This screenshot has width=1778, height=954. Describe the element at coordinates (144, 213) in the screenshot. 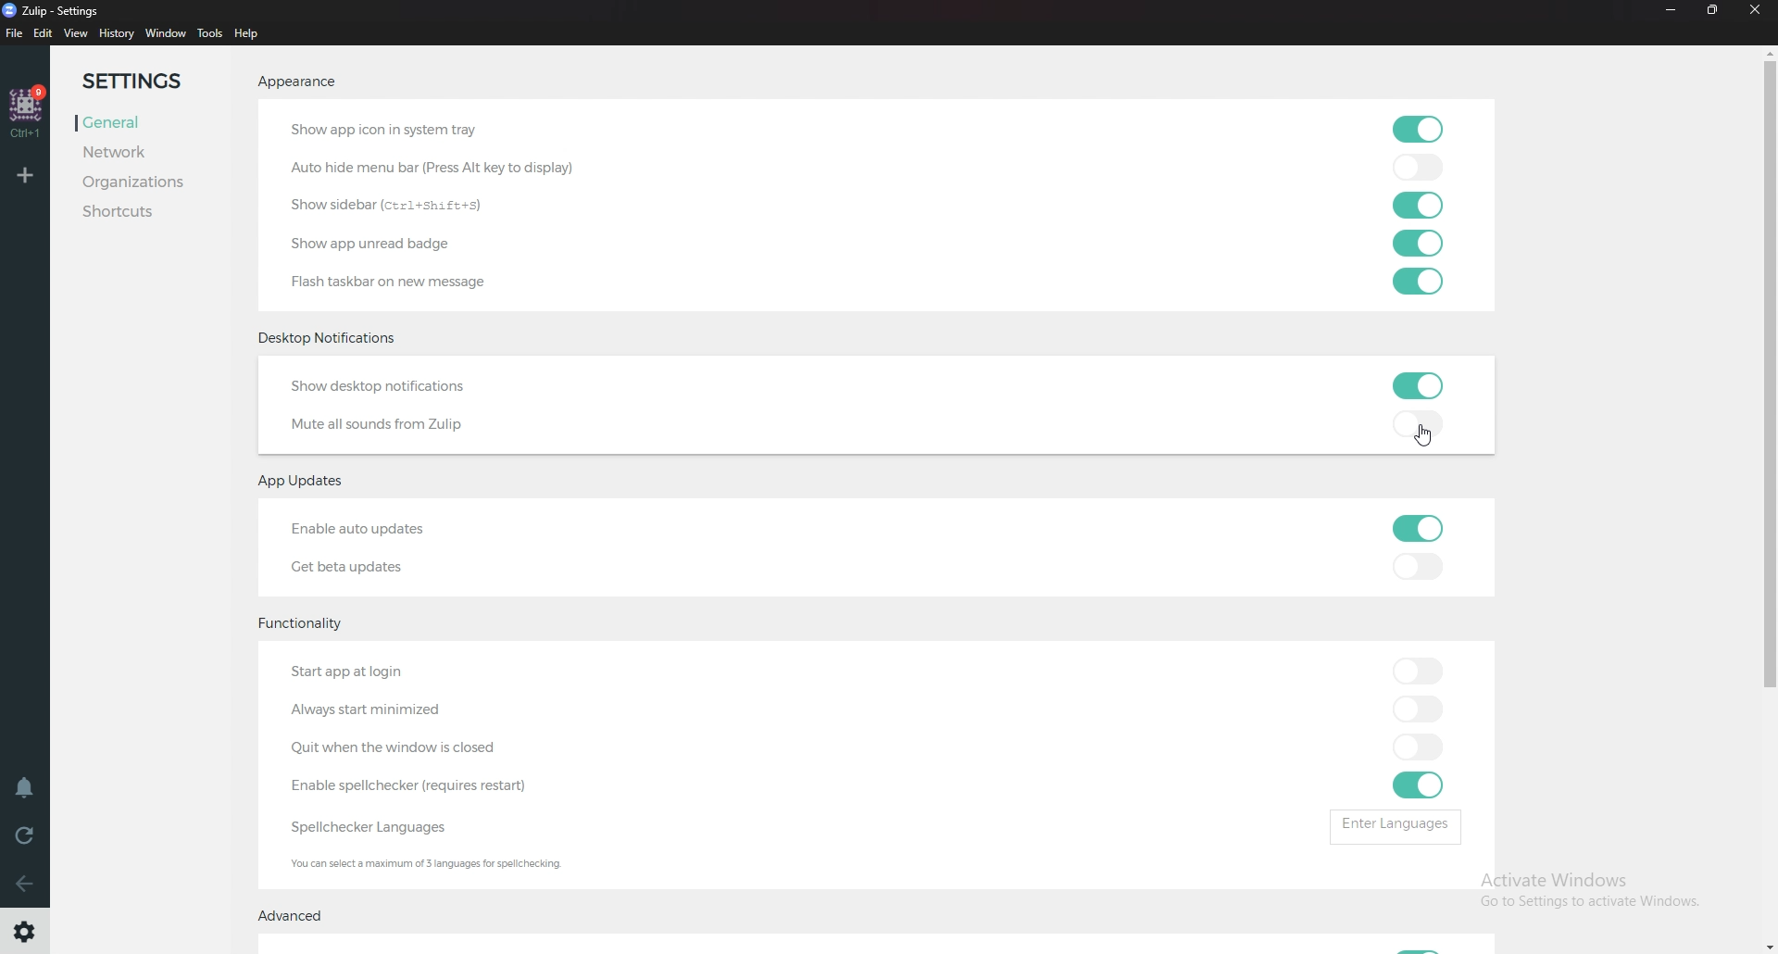

I see `Shortcuts` at that location.